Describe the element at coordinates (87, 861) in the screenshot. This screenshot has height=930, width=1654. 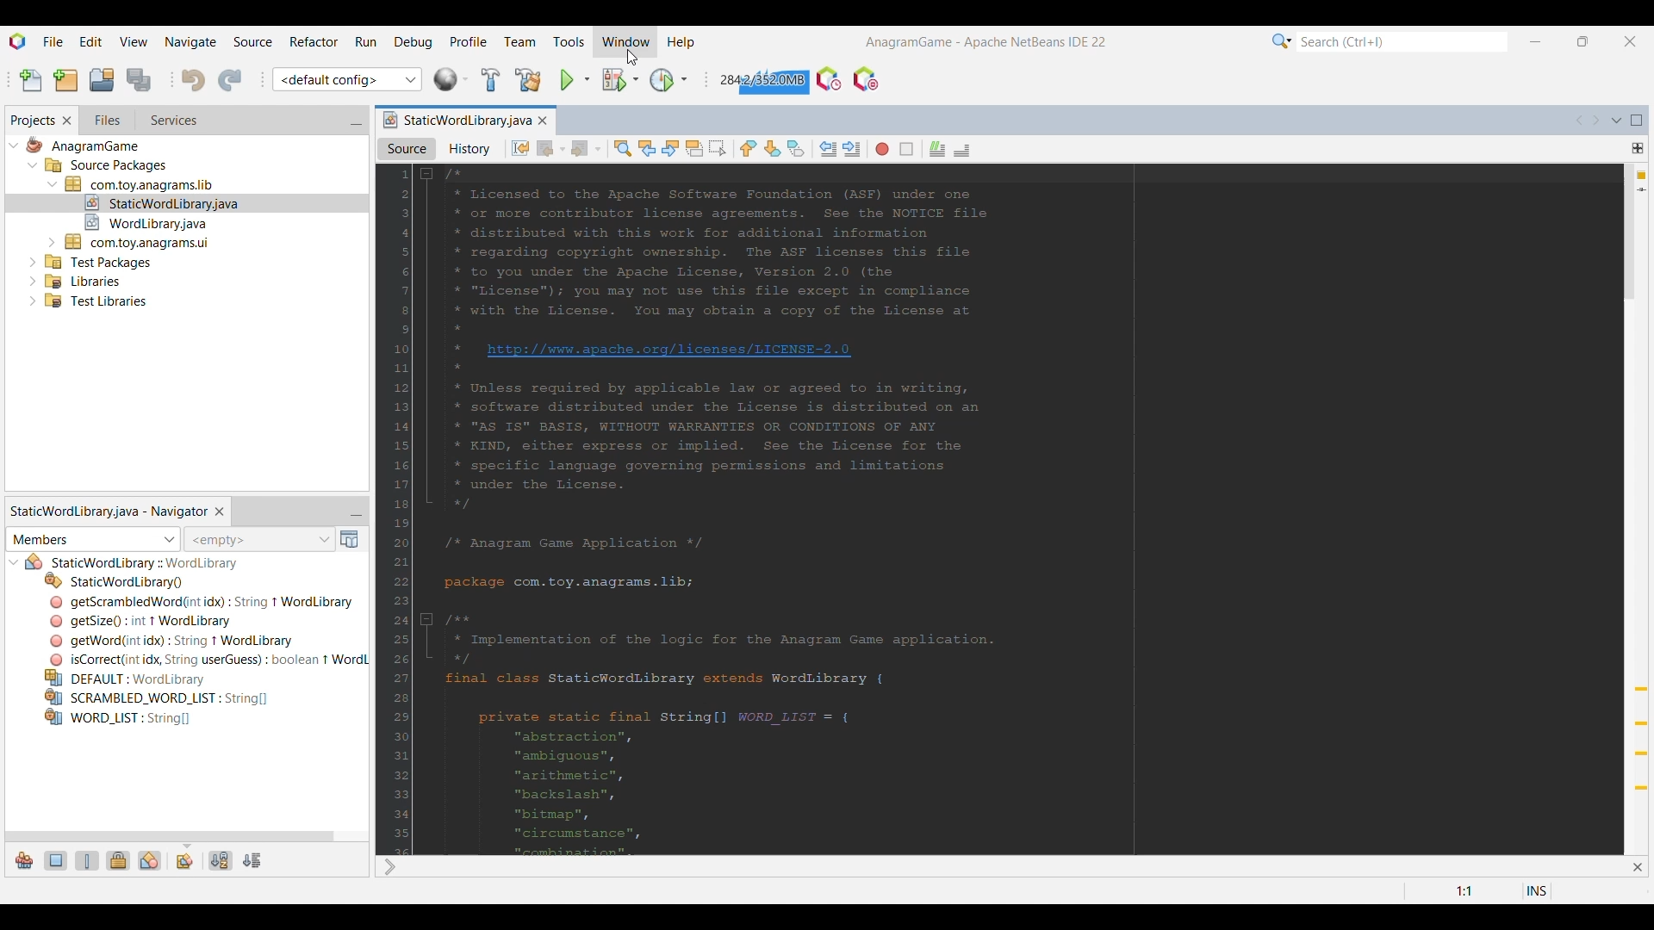
I see `Show static members` at that location.